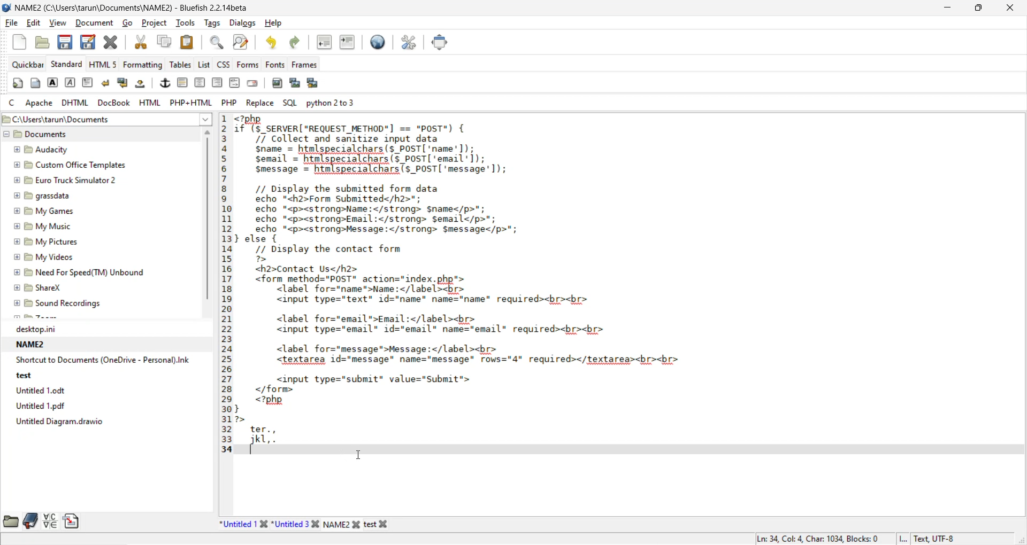 Image resolution: width=1027 pixels, height=545 pixels. What do you see at coordinates (142, 65) in the screenshot?
I see `formatting` at bounding box center [142, 65].